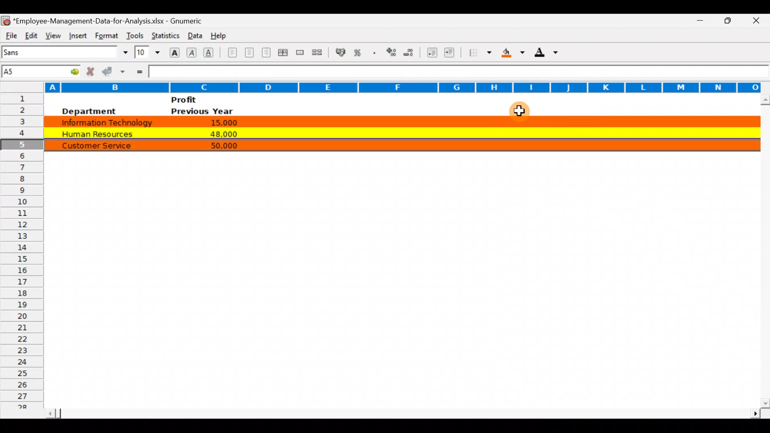 The width and height of the screenshot is (770, 433). What do you see at coordinates (250, 54) in the screenshot?
I see `Centre horizontally` at bounding box center [250, 54].